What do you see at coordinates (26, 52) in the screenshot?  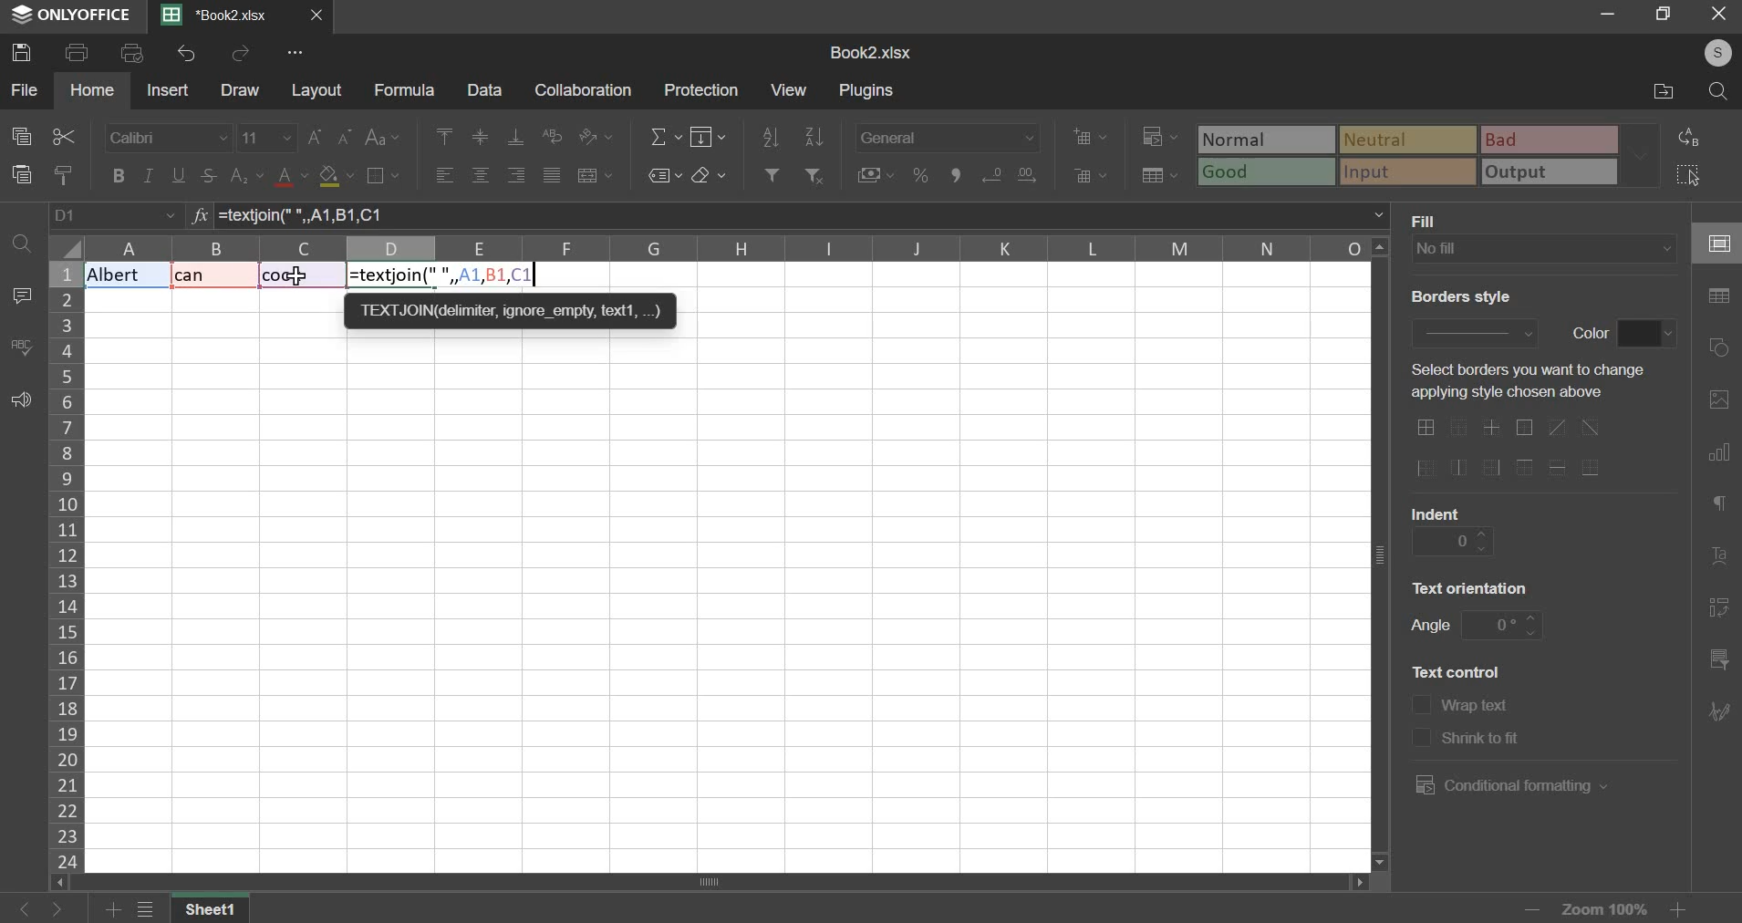 I see `save` at bounding box center [26, 52].